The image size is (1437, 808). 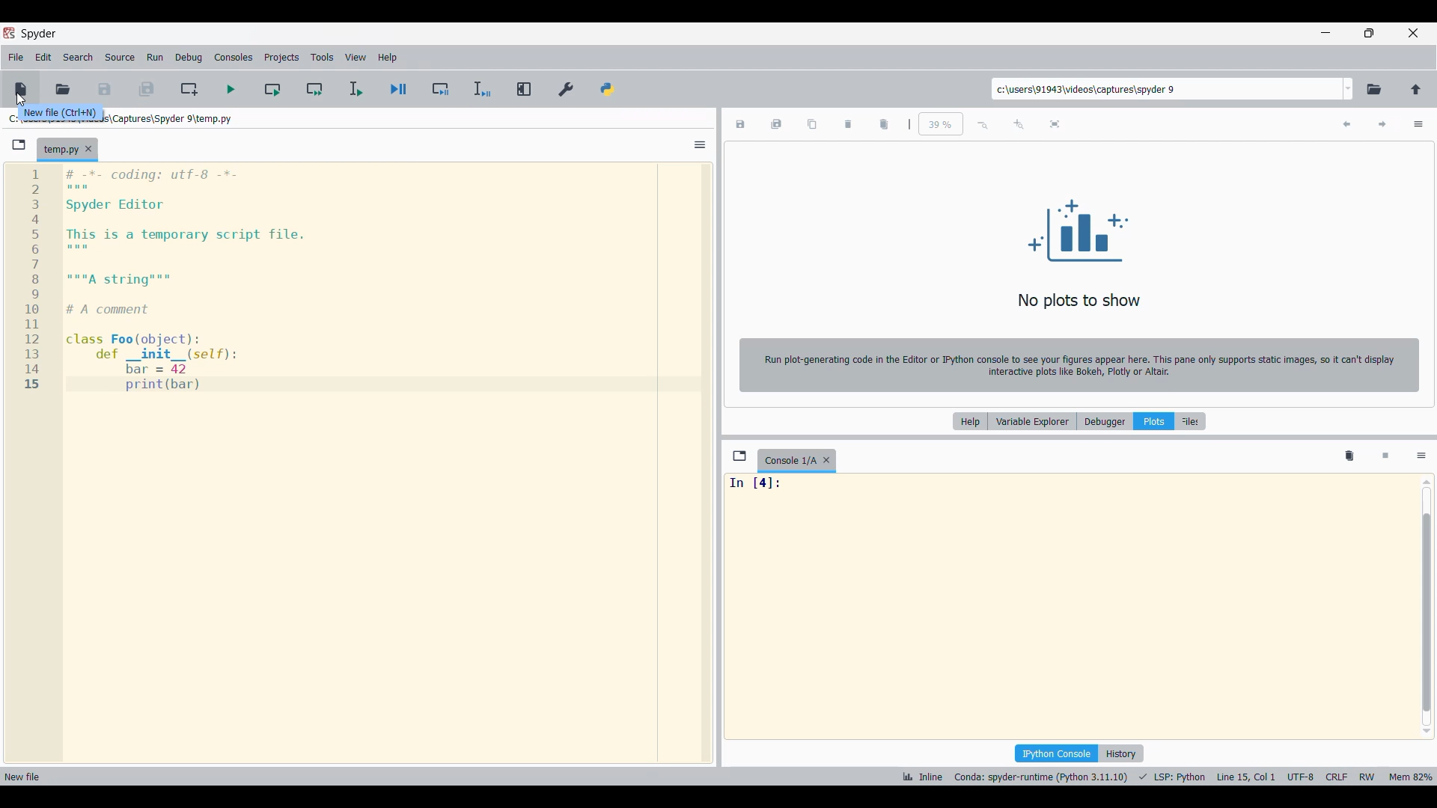 I want to click on Browse a working directory, so click(x=1375, y=91).